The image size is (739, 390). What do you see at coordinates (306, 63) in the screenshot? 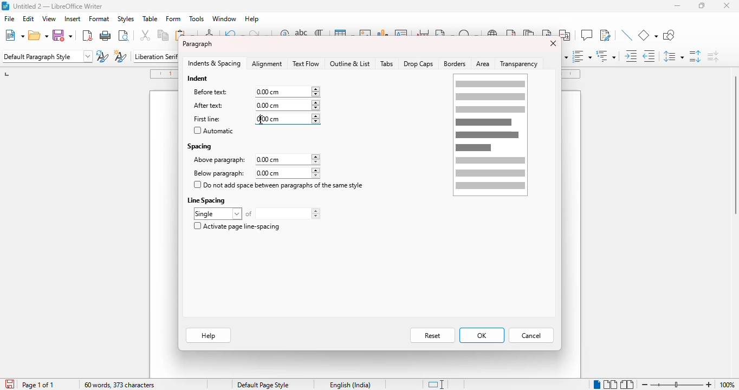
I see `text flow` at bounding box center [306, 63].